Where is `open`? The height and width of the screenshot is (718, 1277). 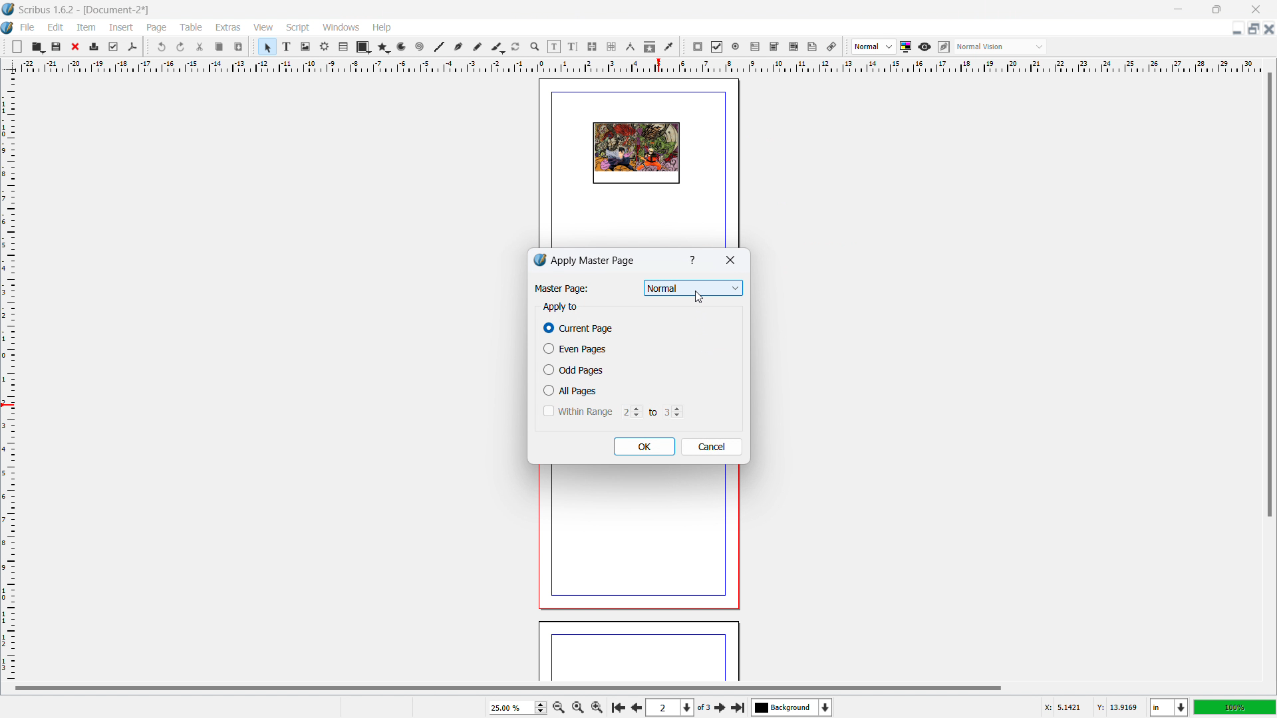
open is located at coordinates (37, 47).